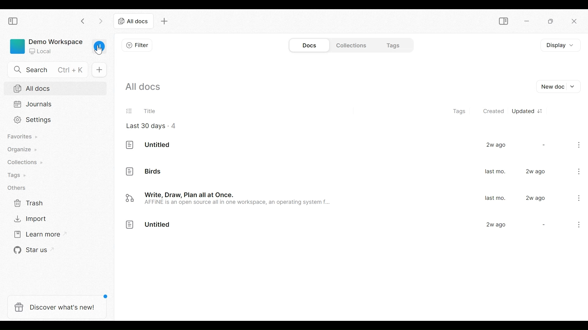  What do you see at coordinates (83, 21) in the screenshot?
I see `Go back` at bounding box center [83, 21].